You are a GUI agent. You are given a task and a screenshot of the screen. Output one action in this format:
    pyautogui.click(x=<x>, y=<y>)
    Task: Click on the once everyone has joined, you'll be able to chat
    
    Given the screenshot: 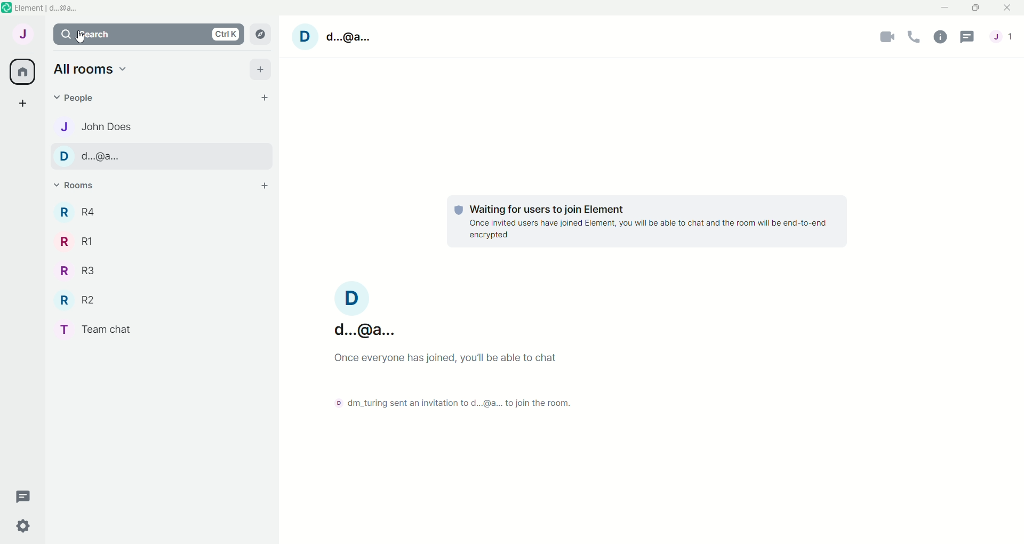 What is the action you would take?
    pyautogui.click(x=450, y=361)
    